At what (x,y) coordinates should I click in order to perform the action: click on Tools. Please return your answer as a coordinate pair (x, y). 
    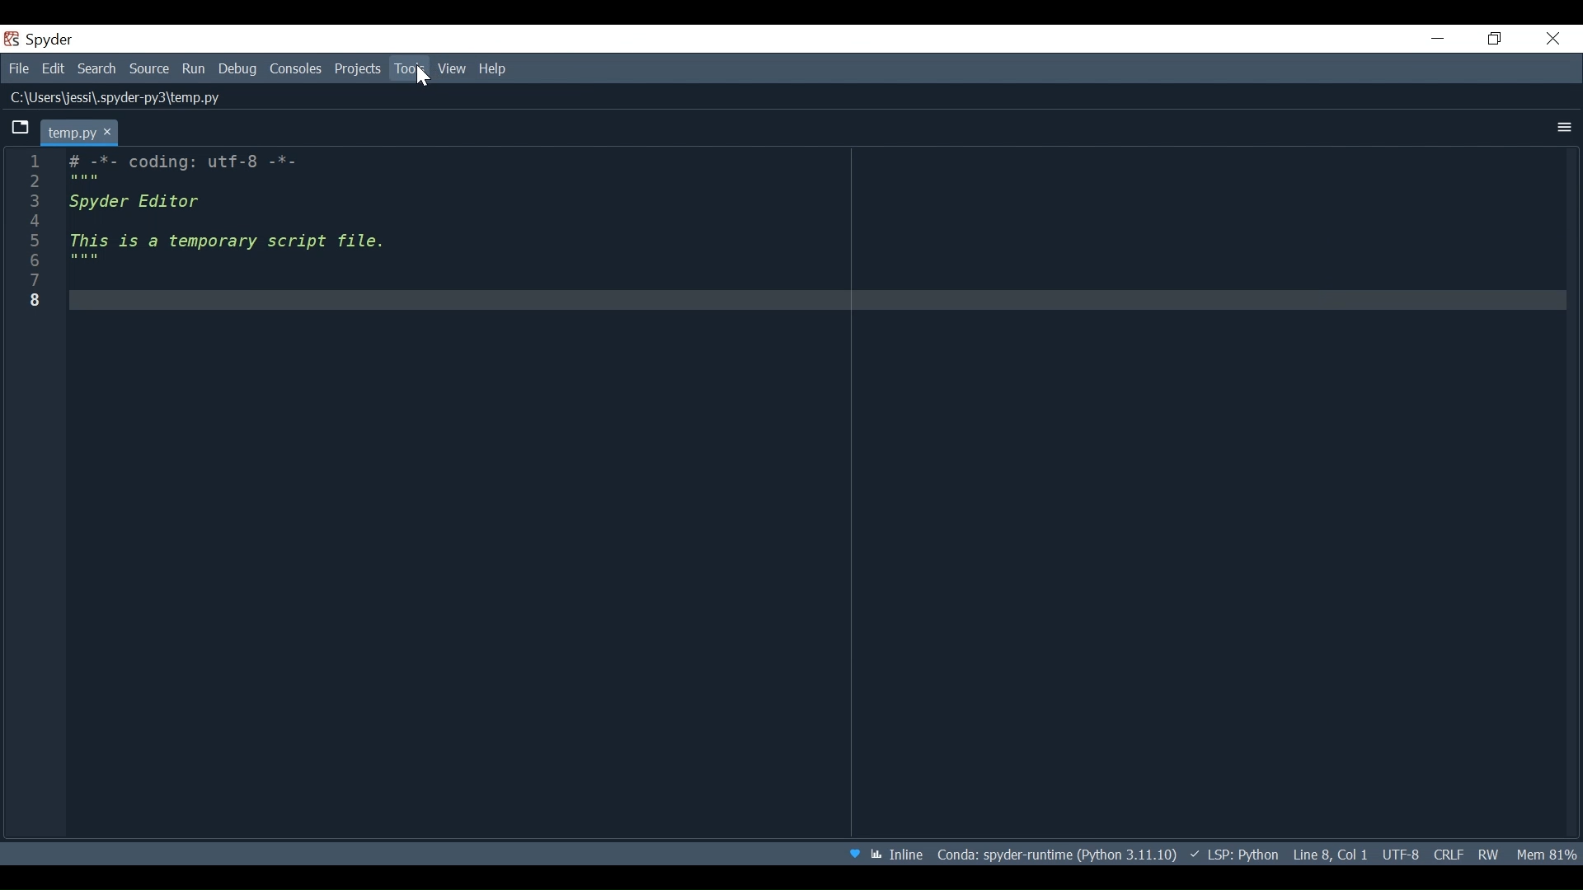
    Looking at the image, I should click on (409, 68).